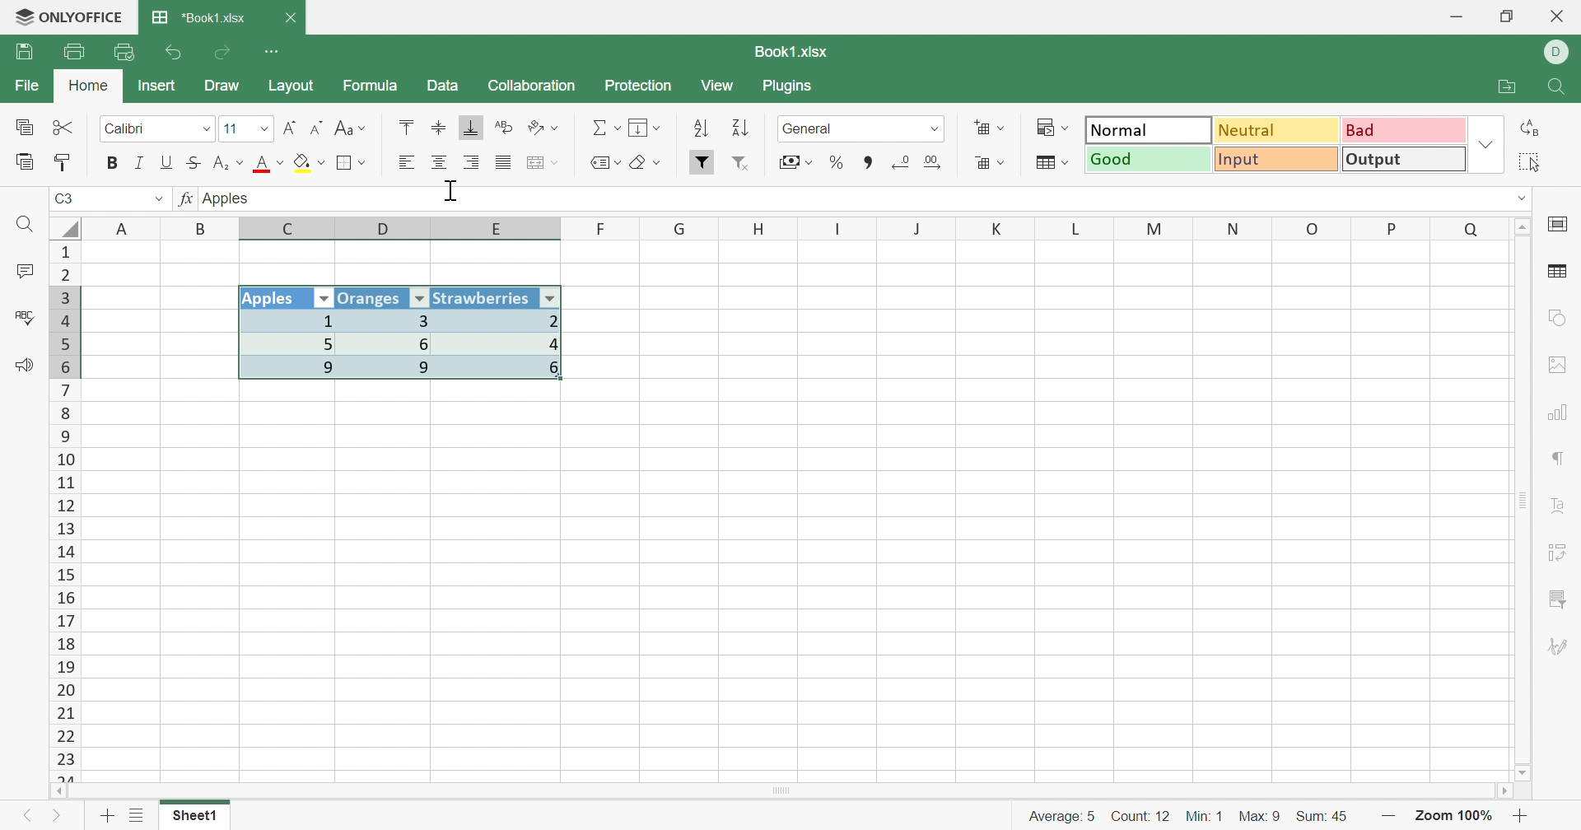  I want to click on Good, so click(1150, 160).